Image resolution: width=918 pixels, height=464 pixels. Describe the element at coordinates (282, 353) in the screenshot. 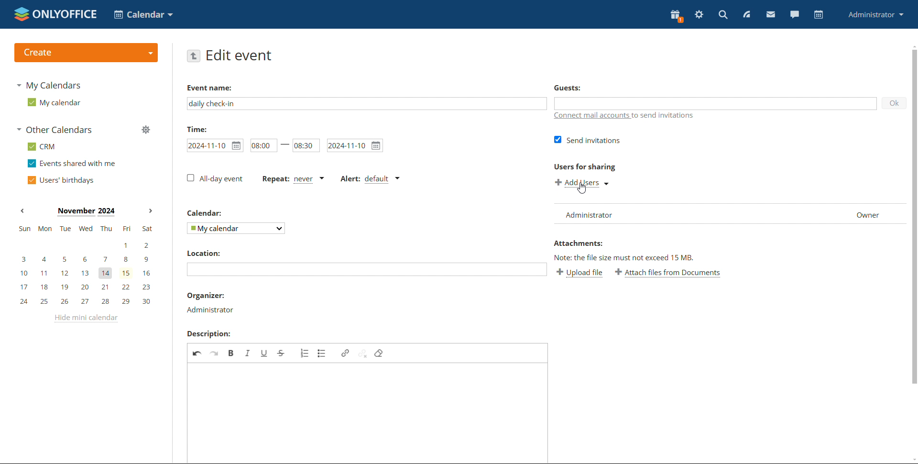

I see `strike through` at that location.